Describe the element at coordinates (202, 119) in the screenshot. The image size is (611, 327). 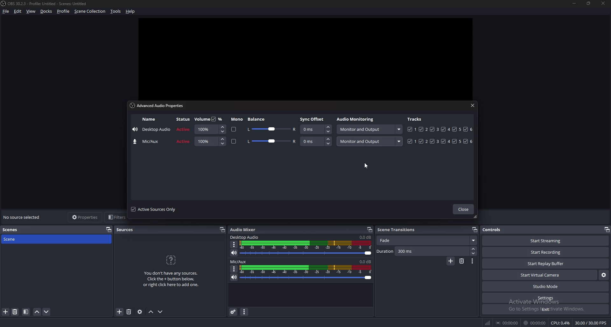
I see `volume` at that location.